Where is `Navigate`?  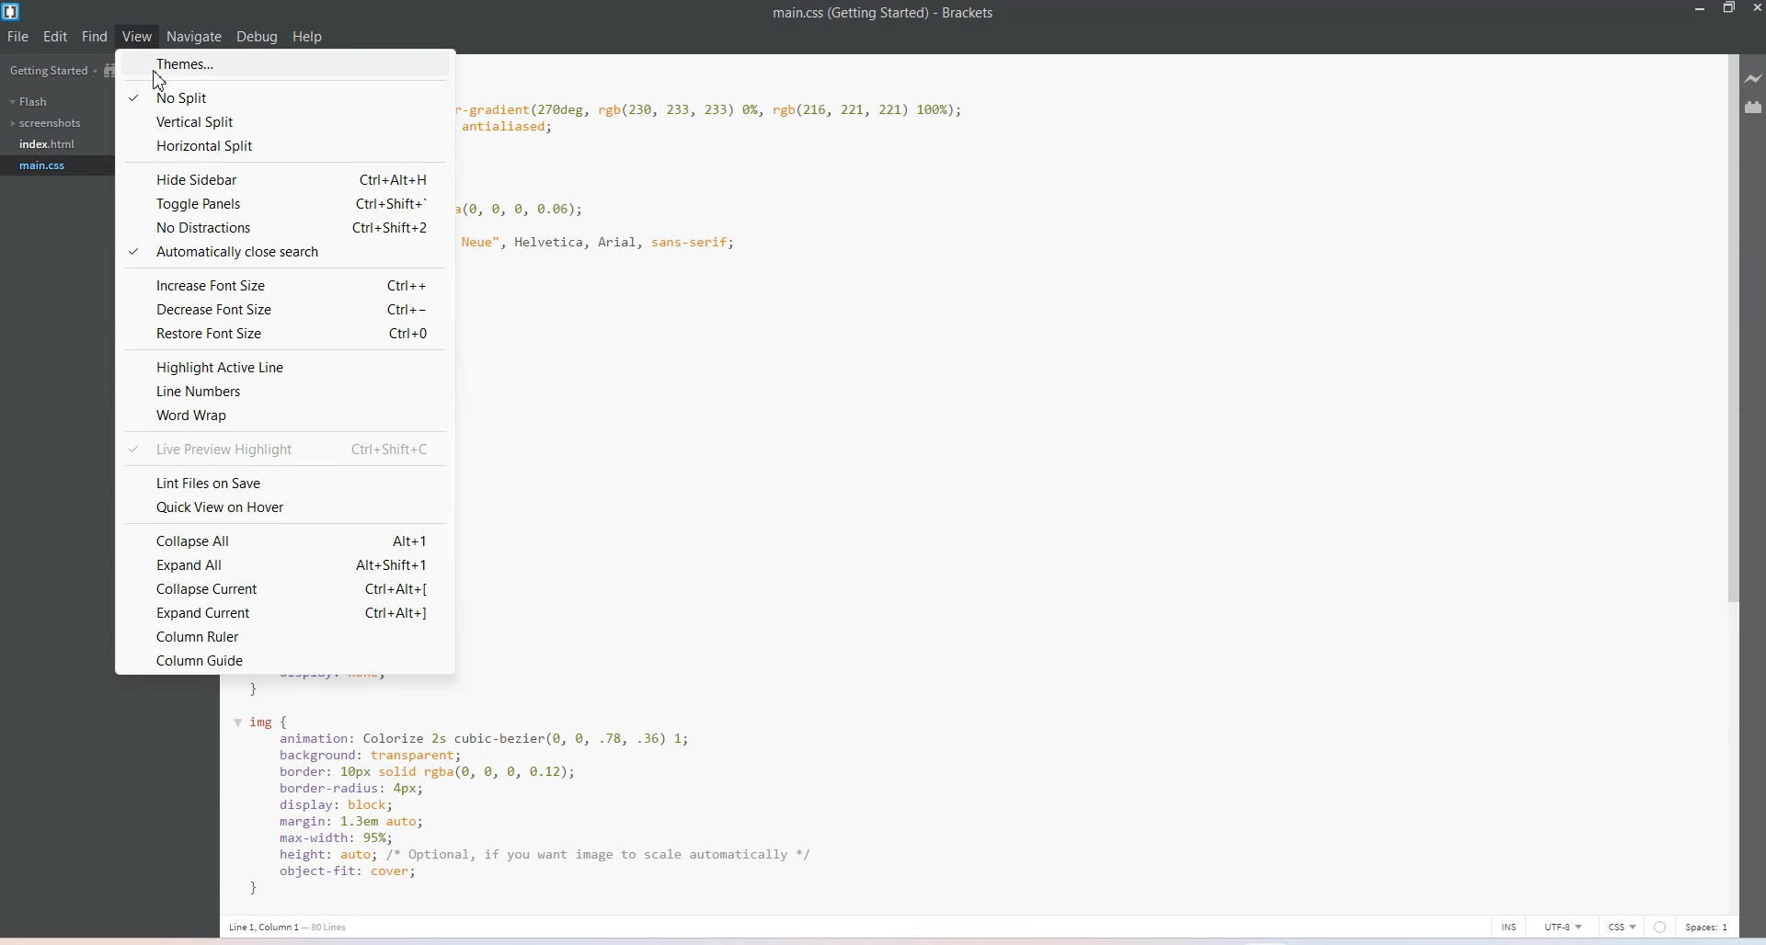 Navigate is located at coordinates (194, 37).